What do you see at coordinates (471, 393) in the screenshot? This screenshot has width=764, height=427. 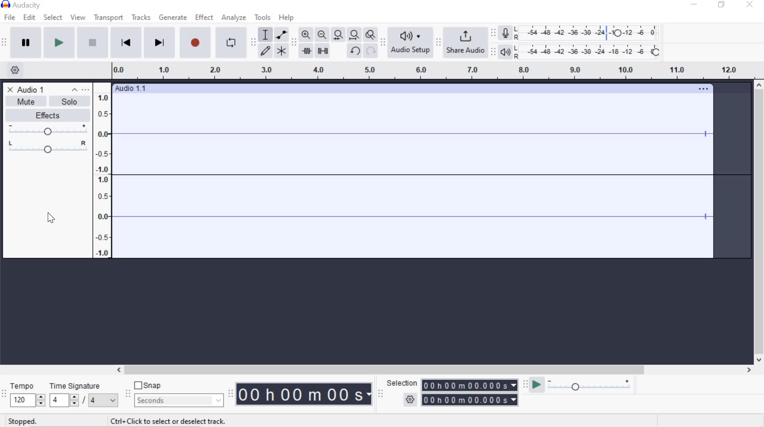 I see `Selection time` at bounding box center [471, 393].